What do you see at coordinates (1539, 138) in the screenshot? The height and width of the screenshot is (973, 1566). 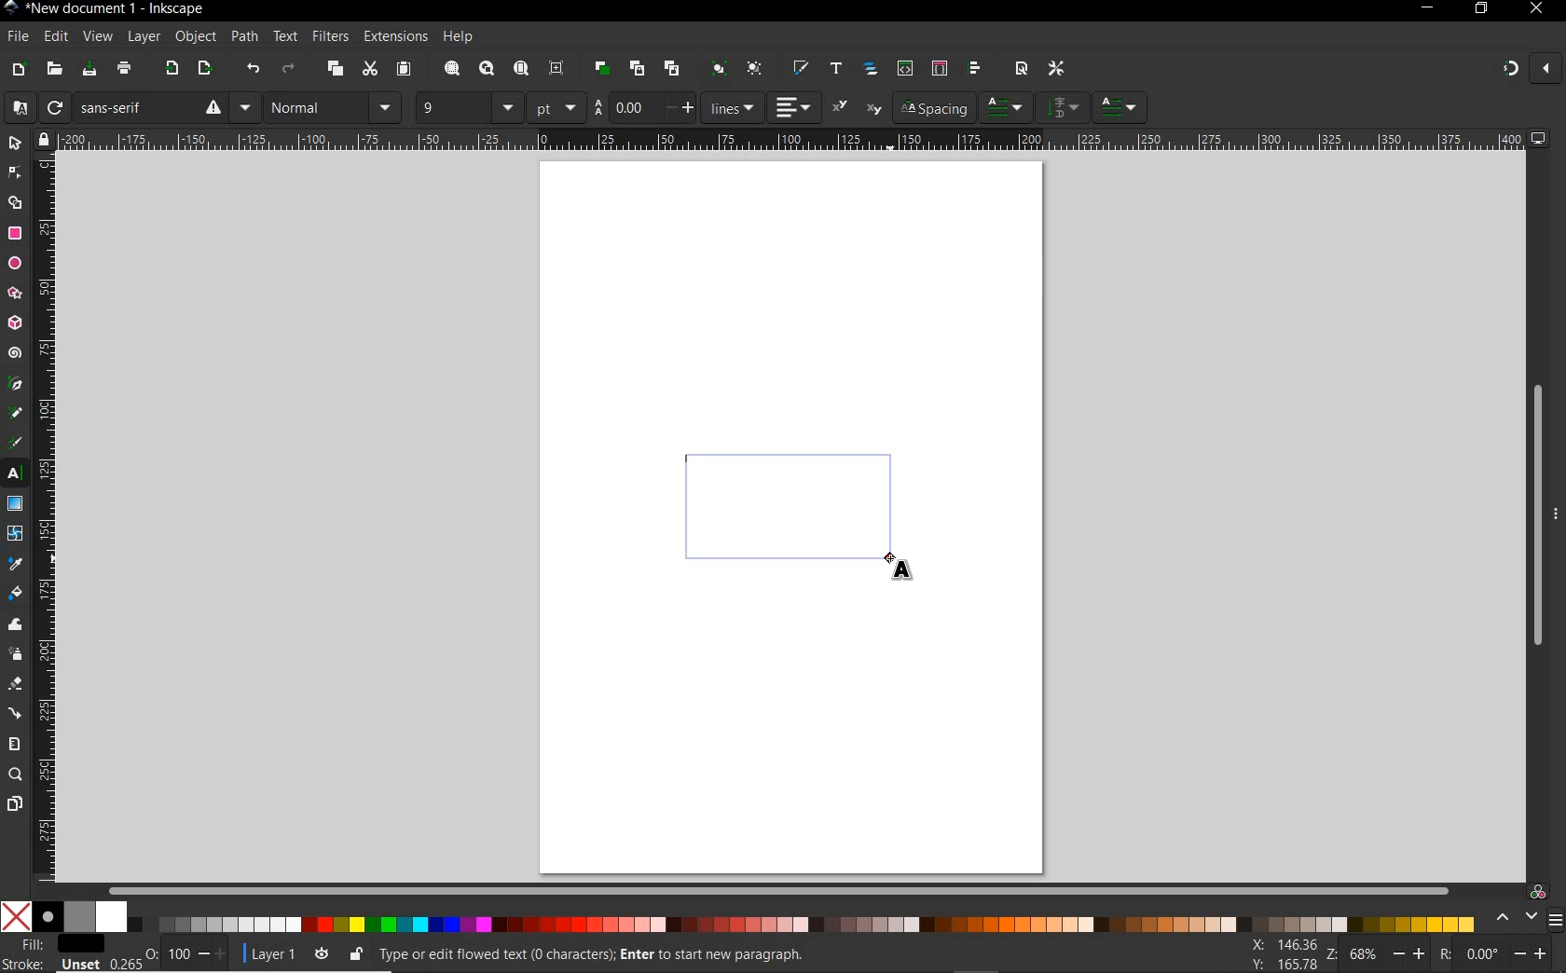 I see `computer icon` at bounding box center [1539, 138].